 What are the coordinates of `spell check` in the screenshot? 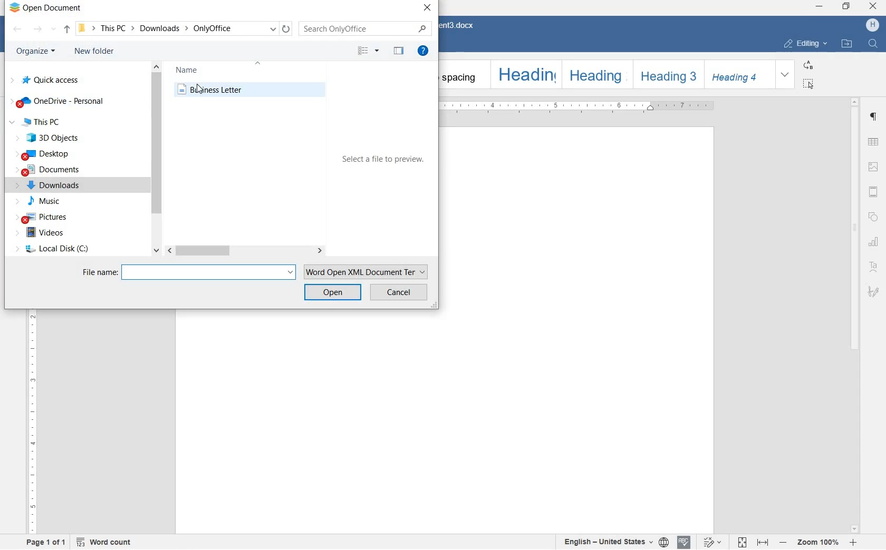 It's located at (684, 541).